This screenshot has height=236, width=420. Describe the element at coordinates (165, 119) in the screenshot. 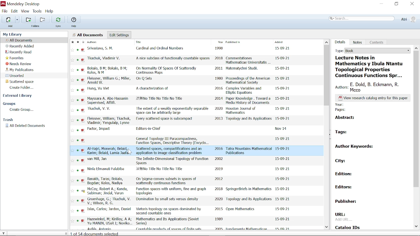

I see `title` at that location.